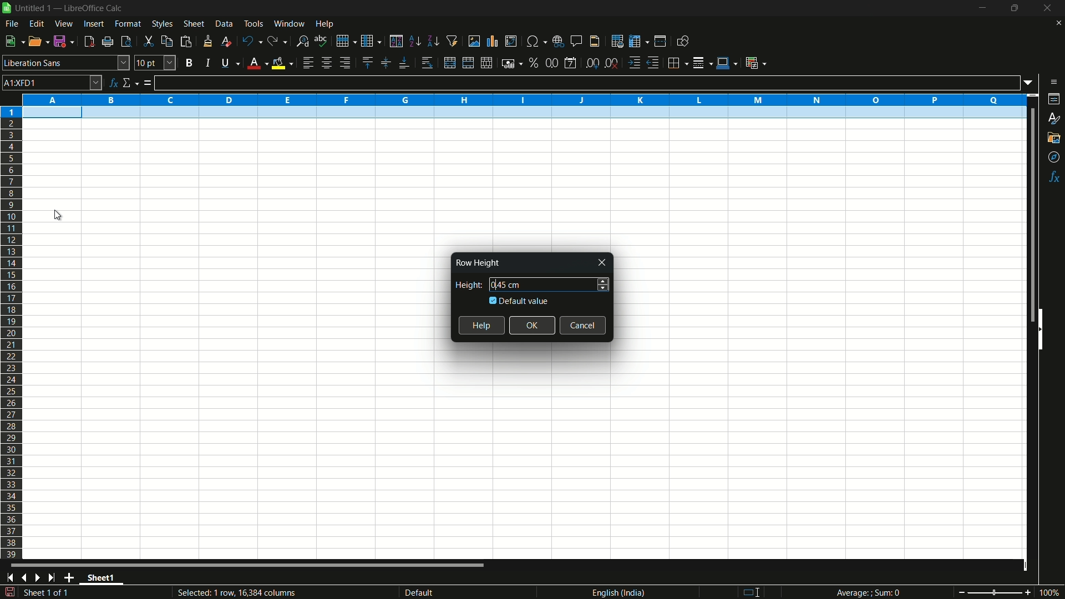 The image size is (1065, 599). Describe the element at coordinates (367, 63) in the screenshot. I see `align top` at that location.